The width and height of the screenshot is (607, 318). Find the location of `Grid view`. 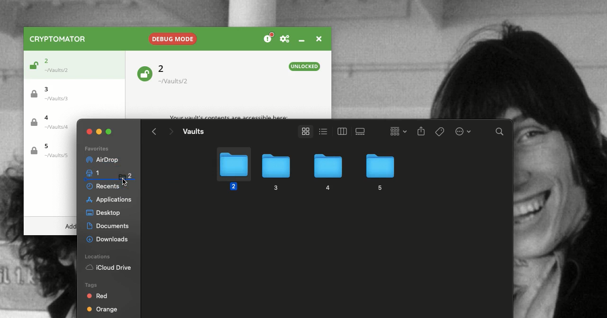

Grid view is located at coordinates (396, 131).